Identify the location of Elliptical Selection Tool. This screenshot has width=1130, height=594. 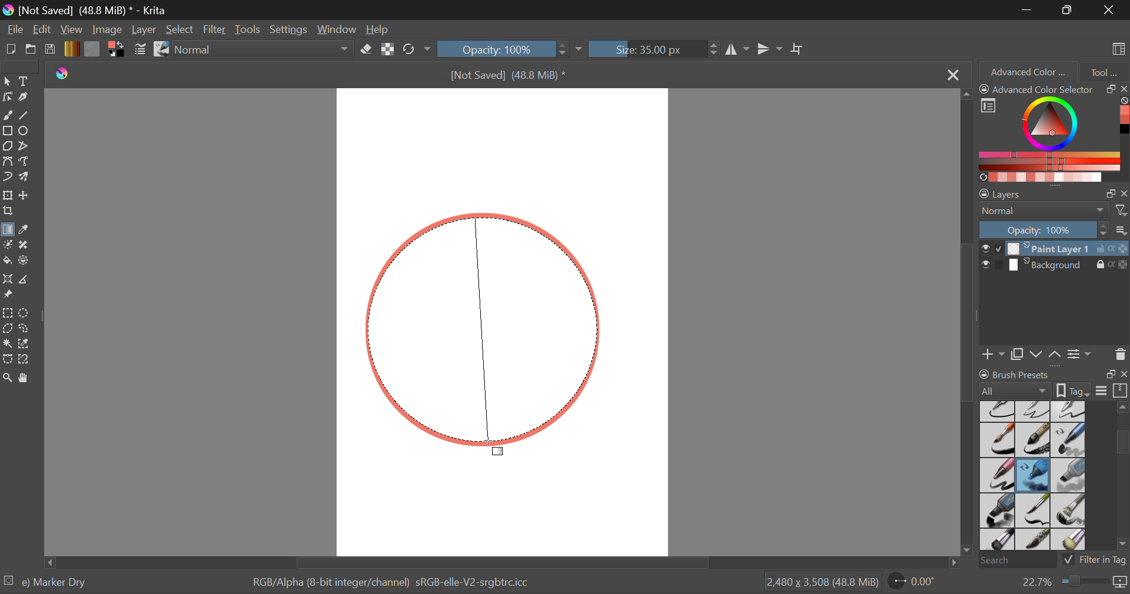
(24, 313).